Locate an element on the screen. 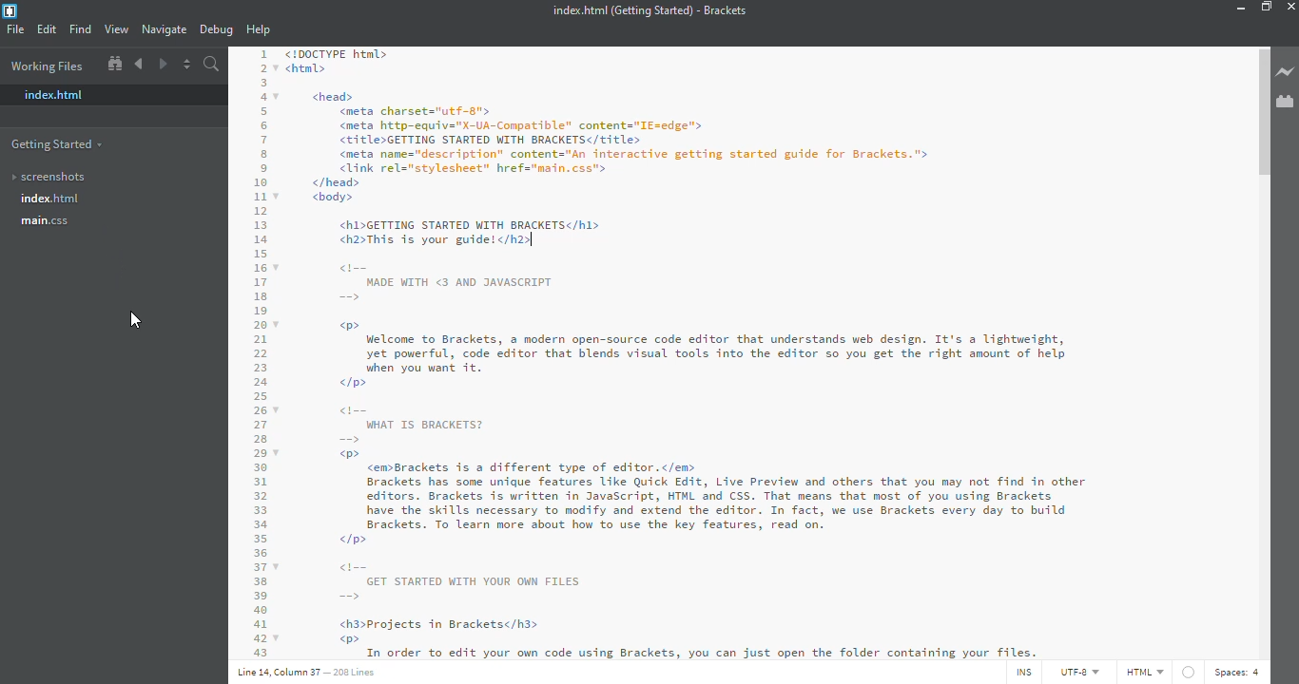 This screenshot has height=684, width=1299. minimize is located at coordinates (1239, 9).